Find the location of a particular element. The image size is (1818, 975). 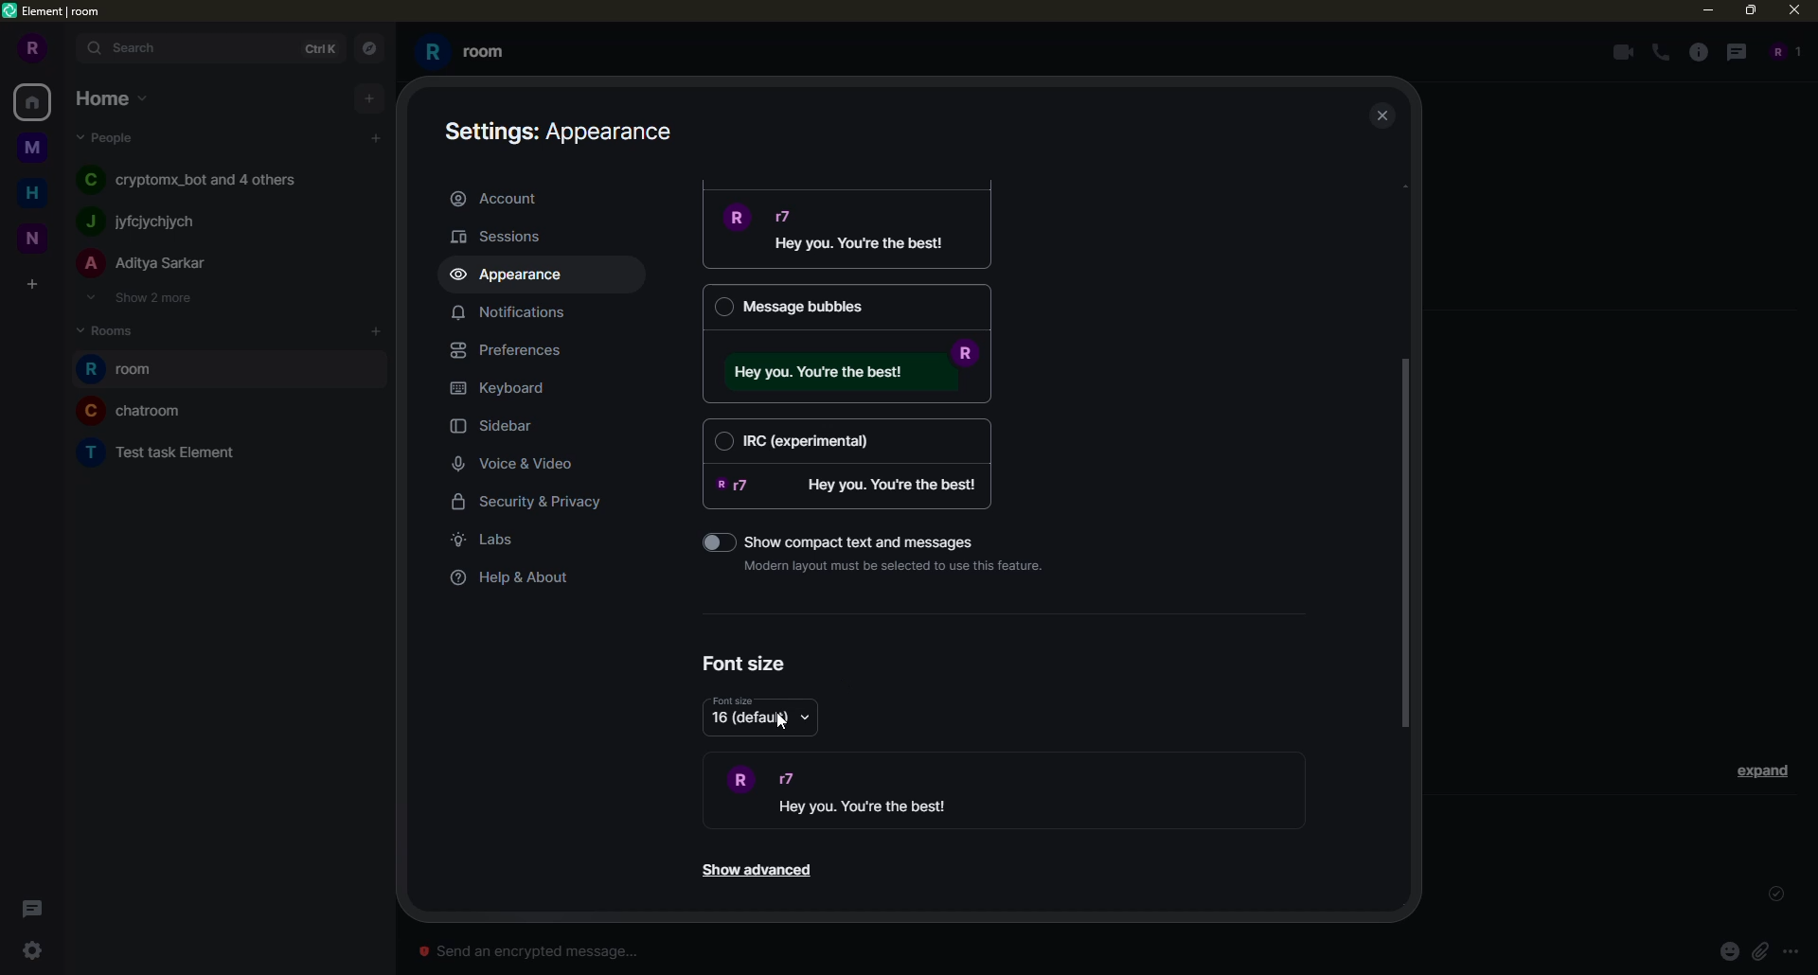

add is located at coordinates (378, 330).